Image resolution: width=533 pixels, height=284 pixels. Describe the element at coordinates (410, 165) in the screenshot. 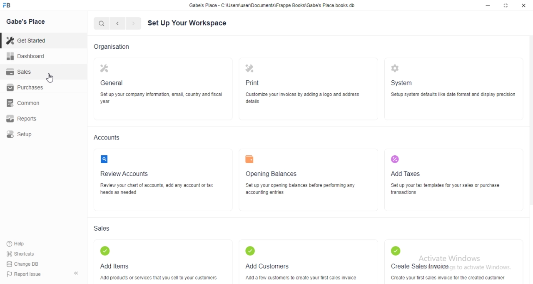

I see `Add Taxes` at that location.